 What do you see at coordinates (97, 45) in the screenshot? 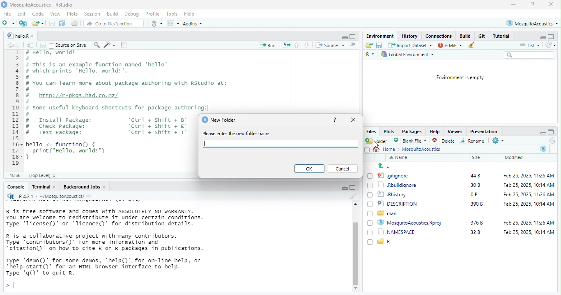
I see `’ find /replace` at bounding box center [97, 45].